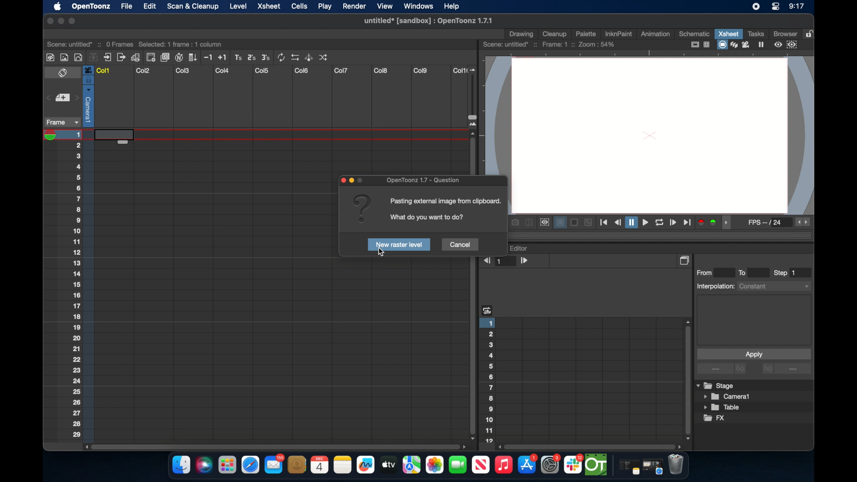 Image resolution: width=857 pixels, height=482 pixels. What do you see at coordinates (586, 33) in the screenshot?
I see `palette` at bounding box center [586, 33].